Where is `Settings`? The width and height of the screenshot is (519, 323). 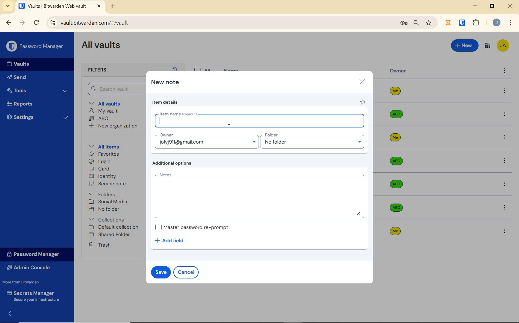 Settings is located at coordinates (38, 118).